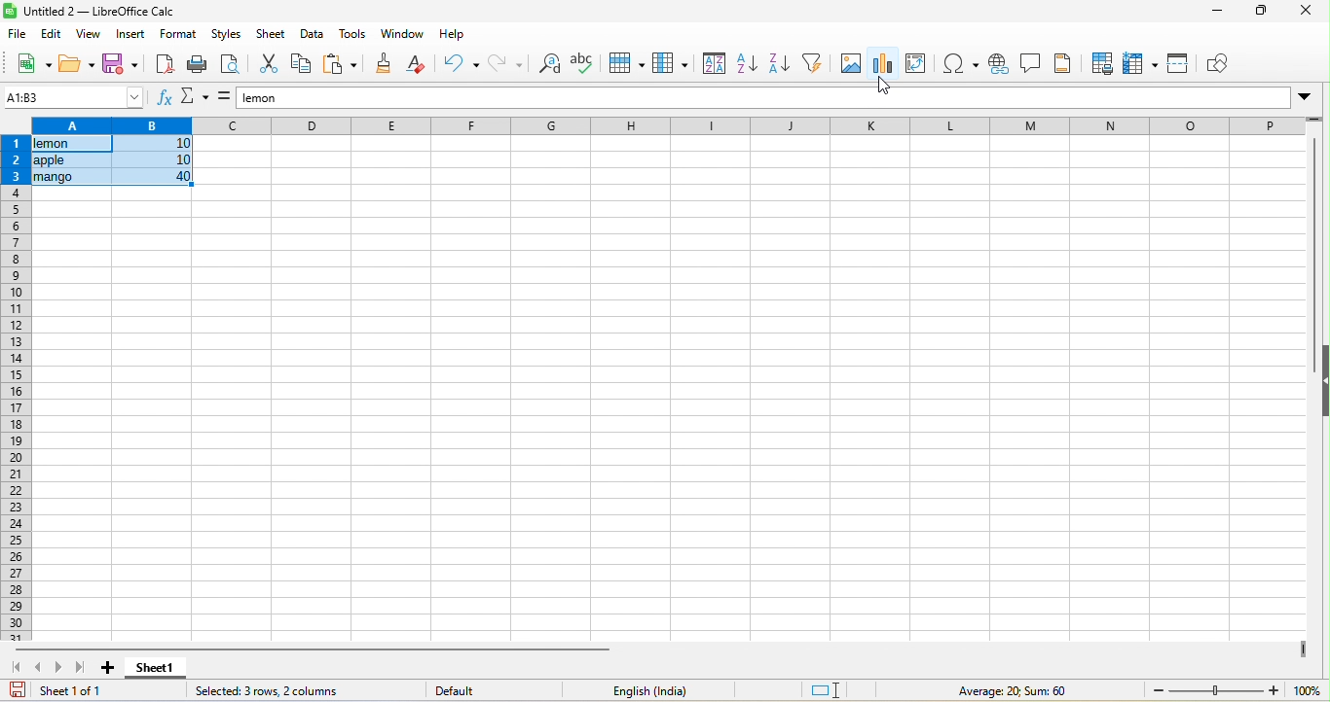 This screenshot has height=702, width=1330. Describe the element at coordinates (813, 66) in the screenshot. I see `auto filter` at that location.